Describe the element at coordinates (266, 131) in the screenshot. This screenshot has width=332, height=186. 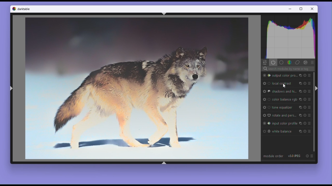
I see `'white balance' switched off` at that location.